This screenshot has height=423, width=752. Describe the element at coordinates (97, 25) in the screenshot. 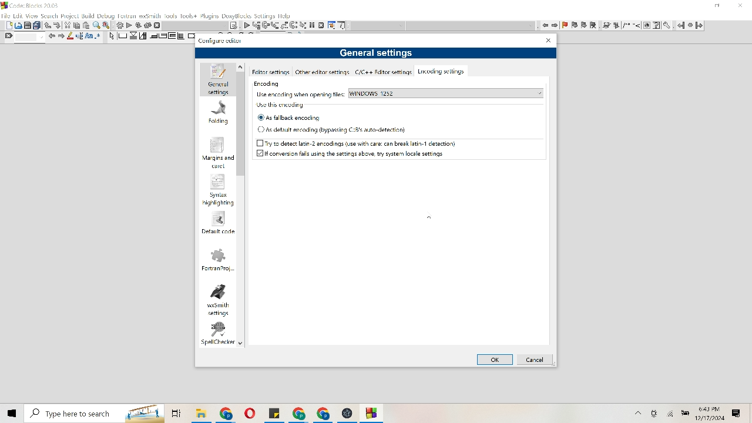

I see `Find` at that location.